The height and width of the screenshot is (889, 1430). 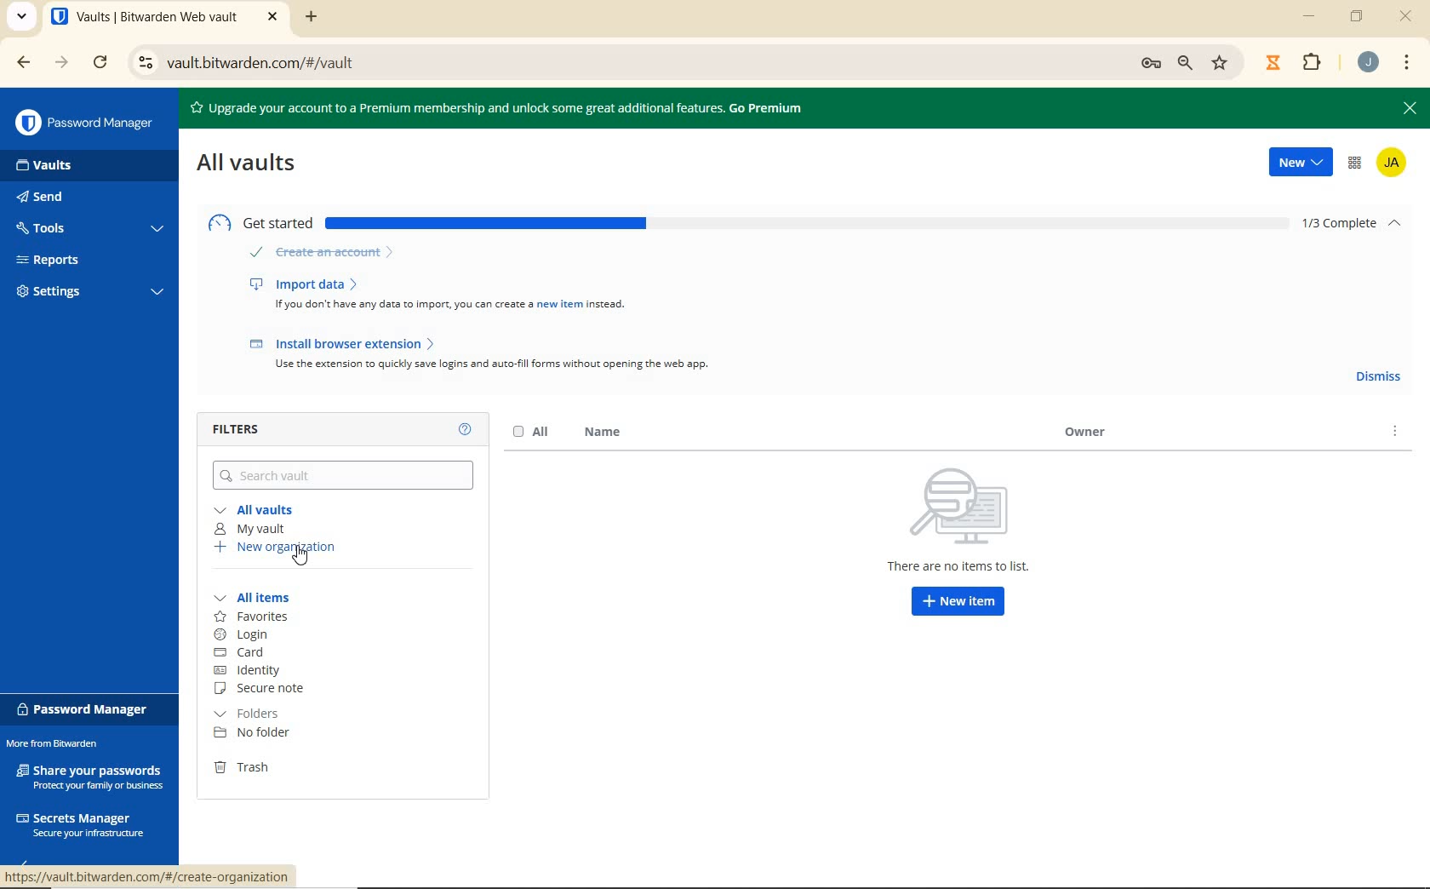 What do you see at coordinates (84, 123) in the screenshot?
I see `password manager` at bounding box center [84, 123].